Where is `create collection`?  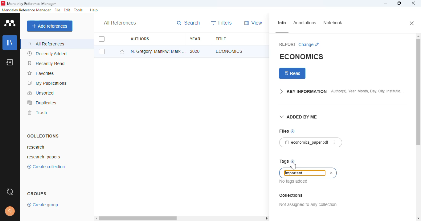
create collection is located at coordinates (46, 167).